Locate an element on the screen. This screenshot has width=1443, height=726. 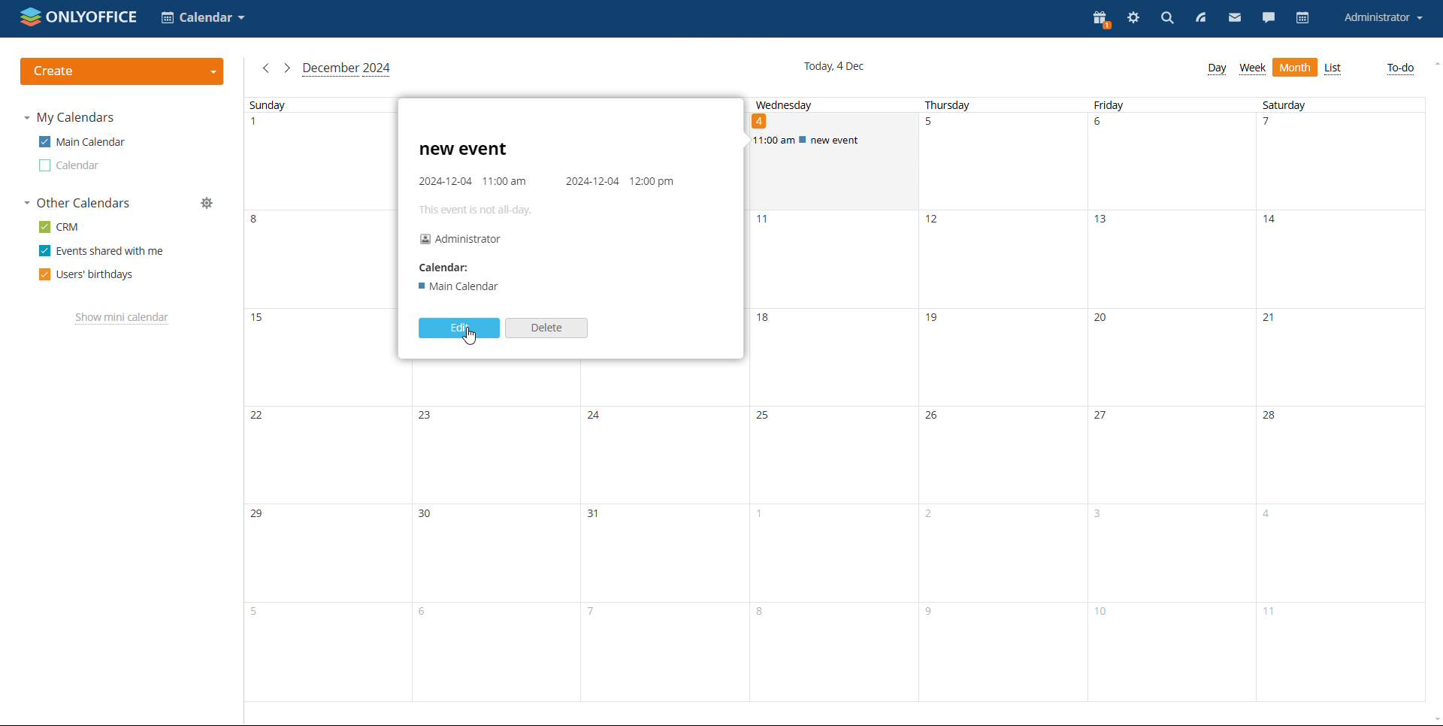
current date is located at coordinates (834, 67).